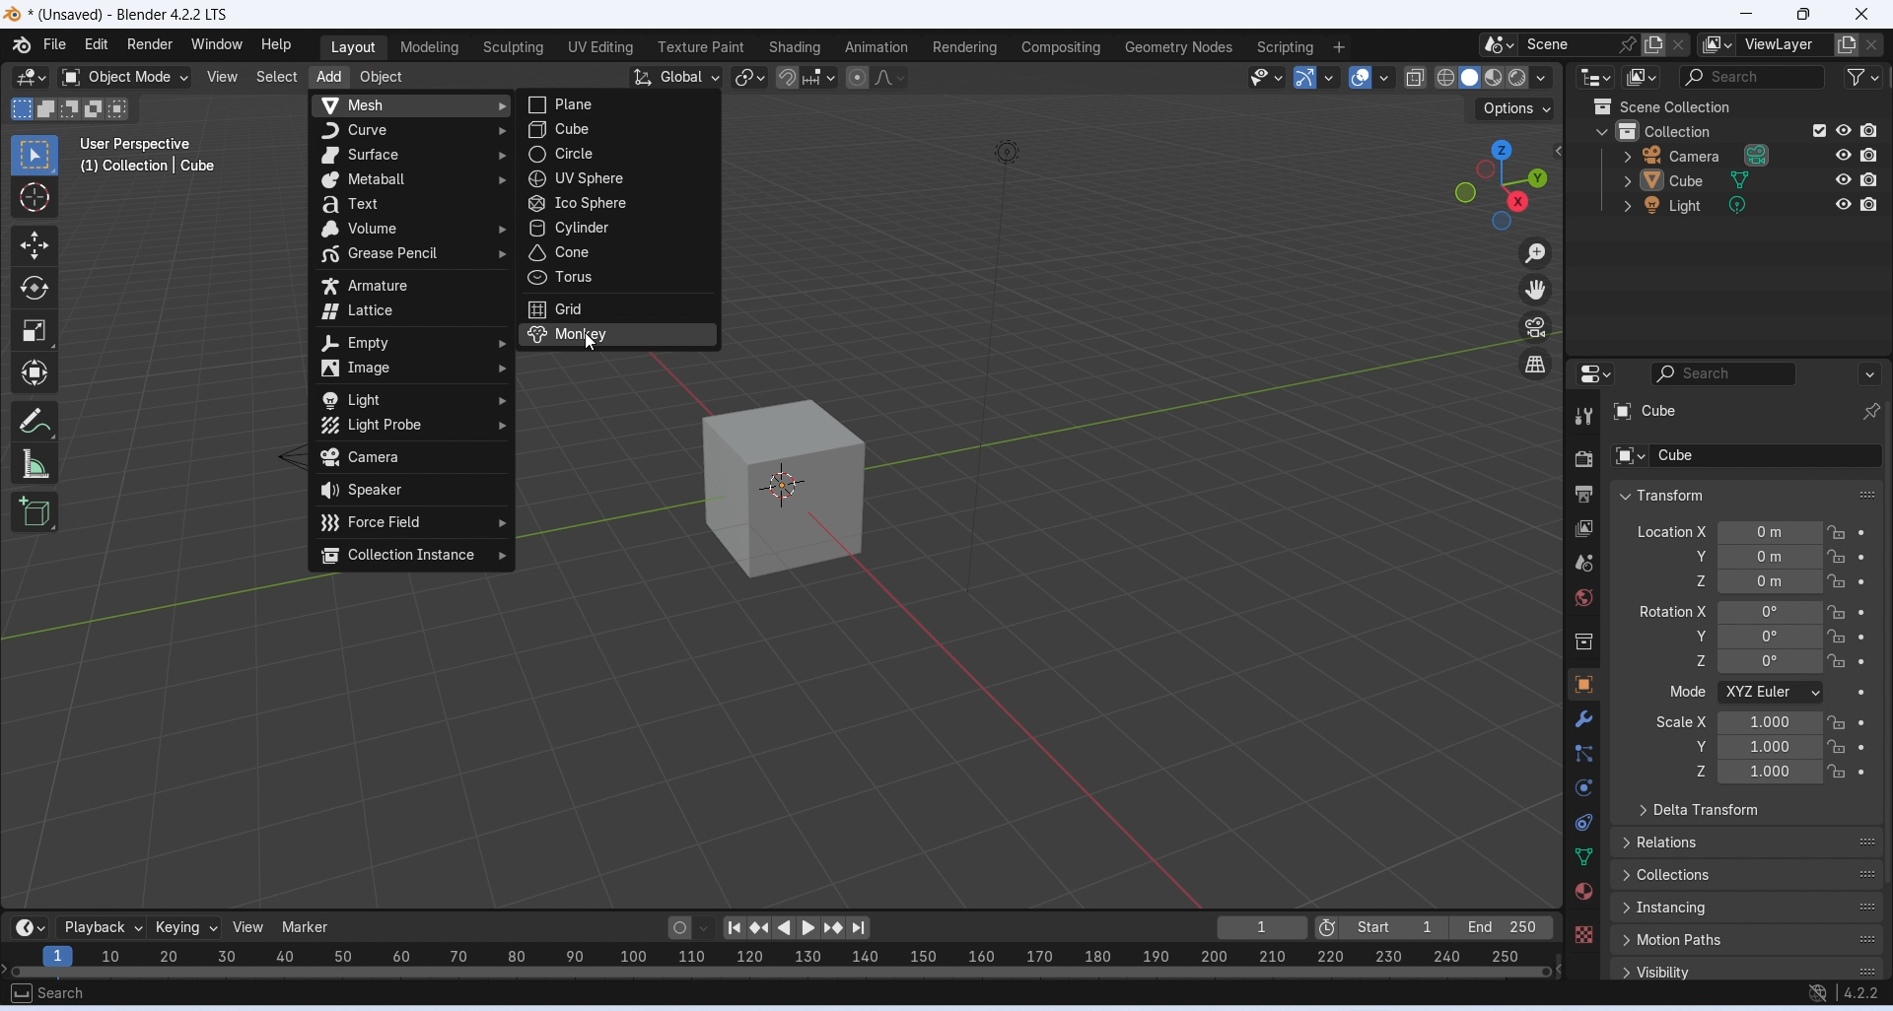 The width and height of the screenshot is (1893, 1011). Describe the element at coordinates (1494, 77) in the screenshot. I see `material preview viewport shading` at that location.